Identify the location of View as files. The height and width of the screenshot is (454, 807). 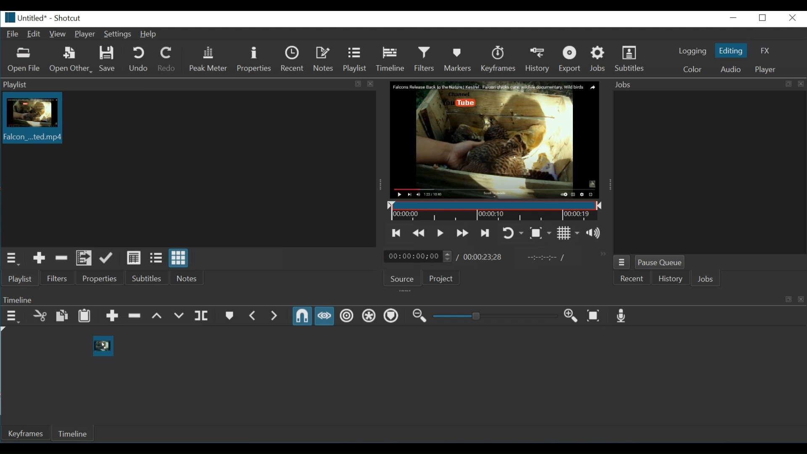
(156, 259).